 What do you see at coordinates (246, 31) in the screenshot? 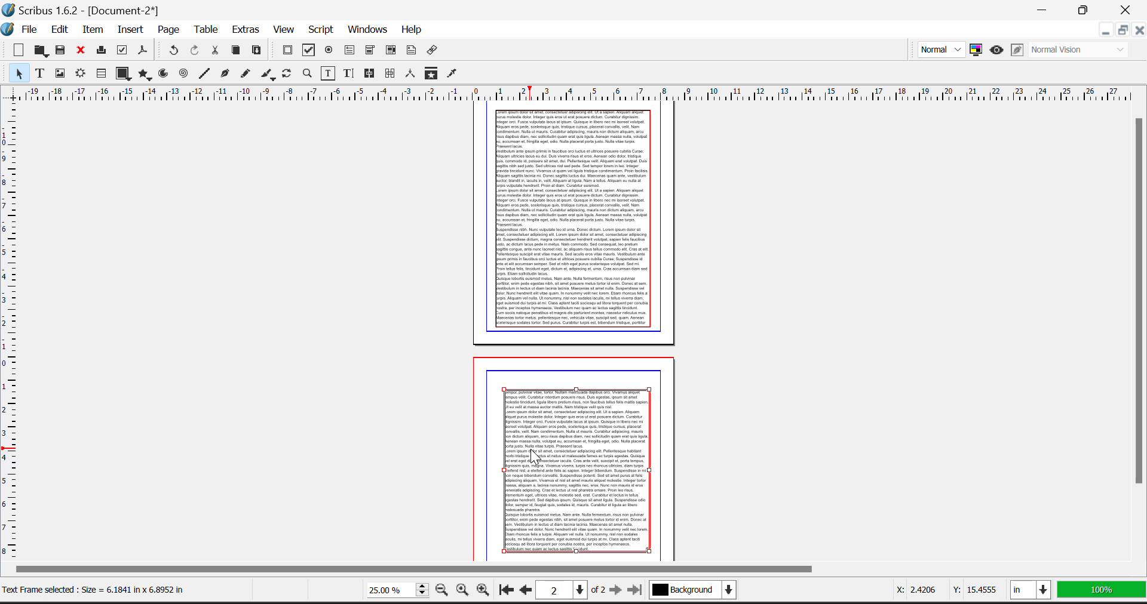
I see `Extras` at bounding box center [246, 31].